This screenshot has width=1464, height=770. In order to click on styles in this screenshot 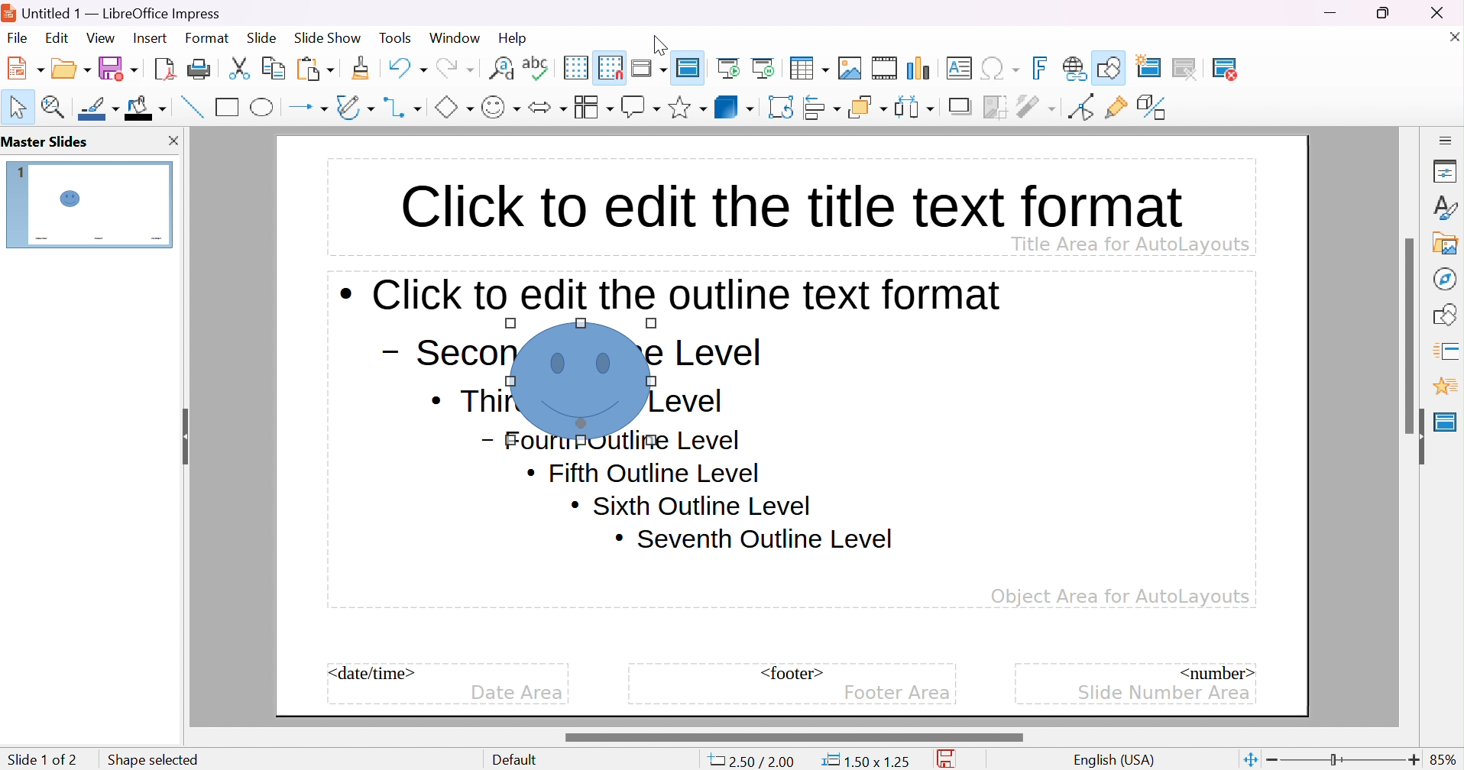, I will do `click(1446, 207)`.